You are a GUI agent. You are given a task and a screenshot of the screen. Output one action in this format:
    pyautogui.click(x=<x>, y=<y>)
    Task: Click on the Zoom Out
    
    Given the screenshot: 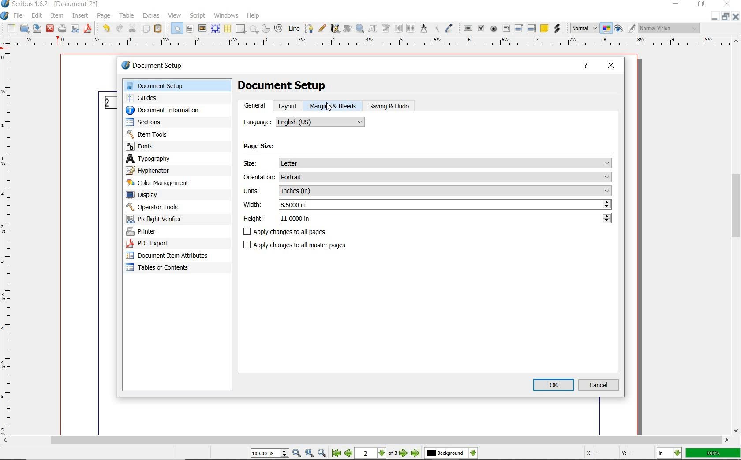 What is the action you would take?
    pyautogui.click(x=297, y=454)
    